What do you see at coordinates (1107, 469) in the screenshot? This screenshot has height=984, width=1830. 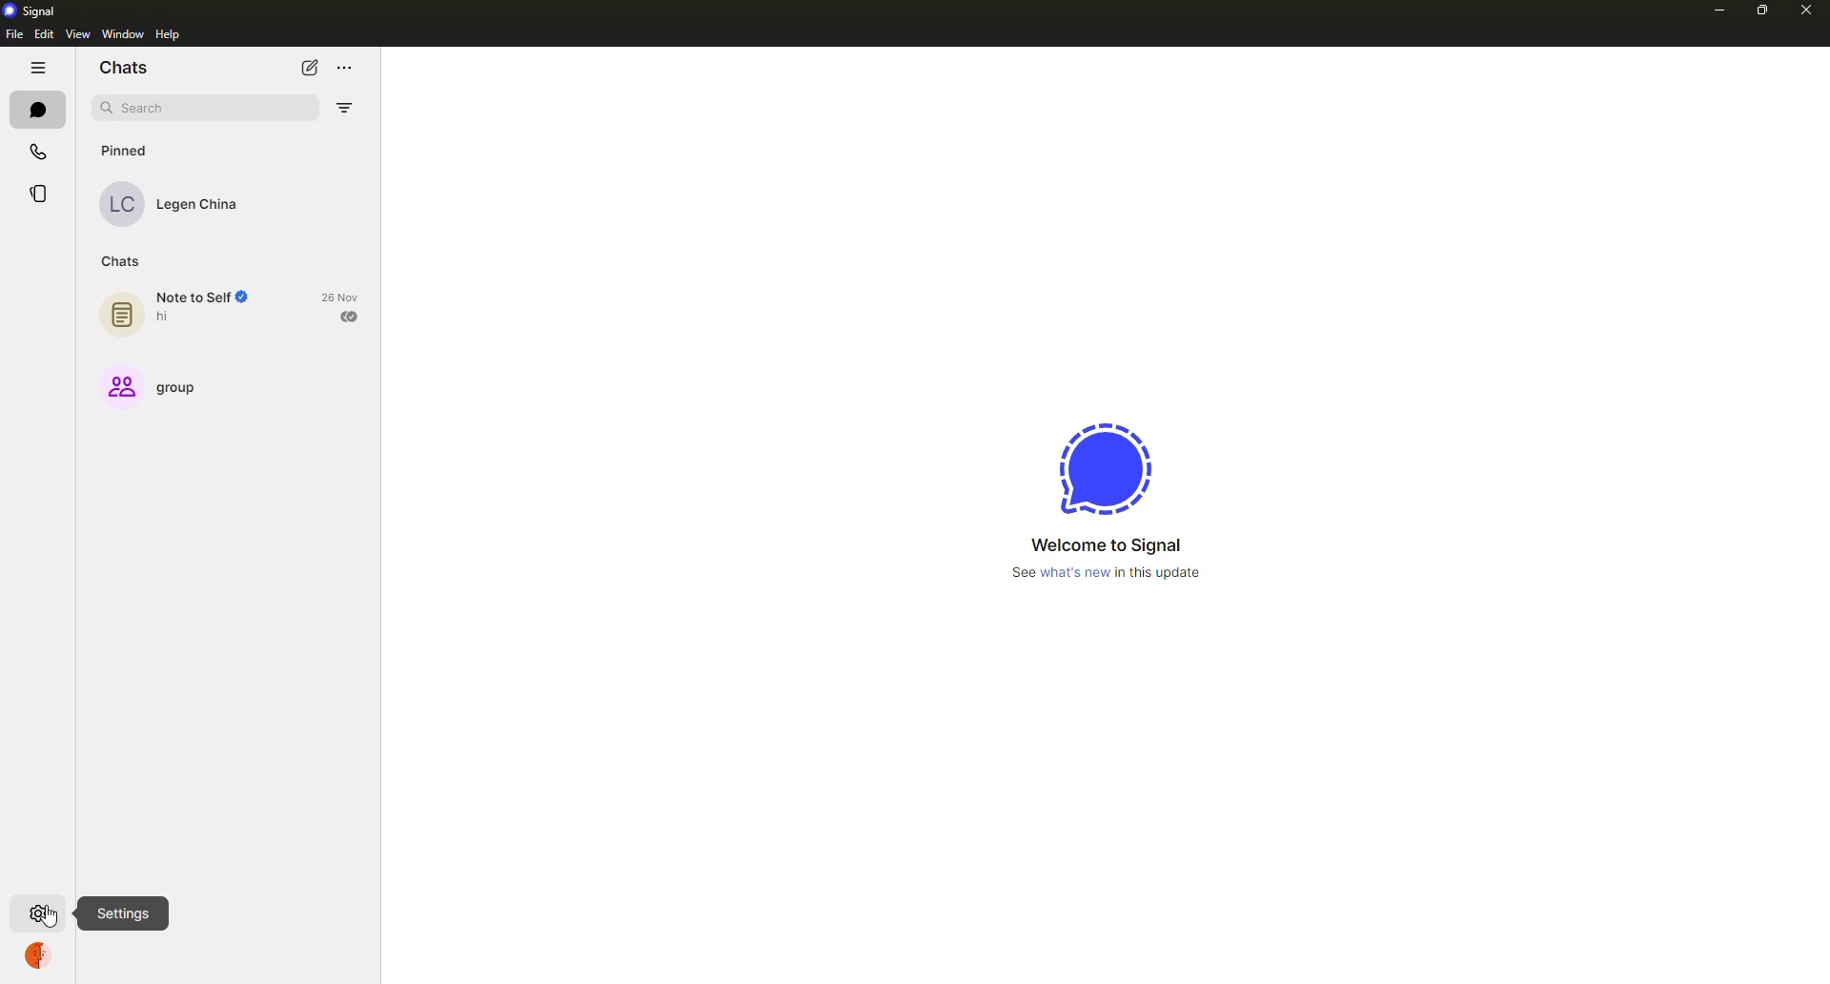 I see `signal` at bounding box center [1107, 469].